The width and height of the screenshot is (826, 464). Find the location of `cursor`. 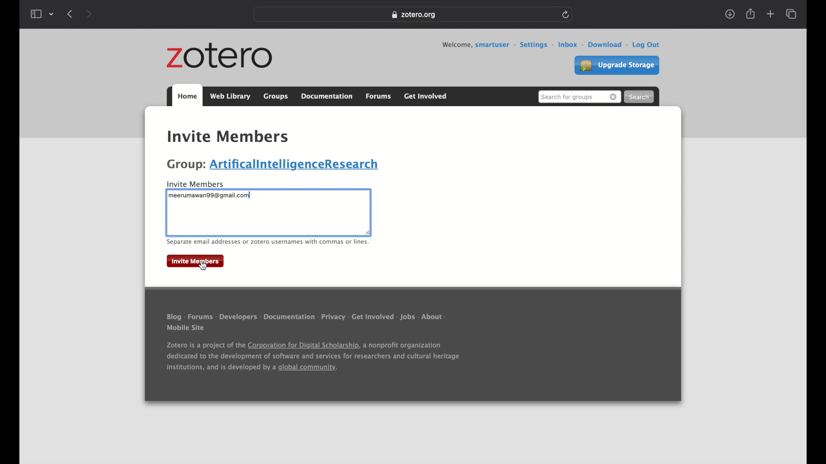

cursor is located at coordinates (202, 266).